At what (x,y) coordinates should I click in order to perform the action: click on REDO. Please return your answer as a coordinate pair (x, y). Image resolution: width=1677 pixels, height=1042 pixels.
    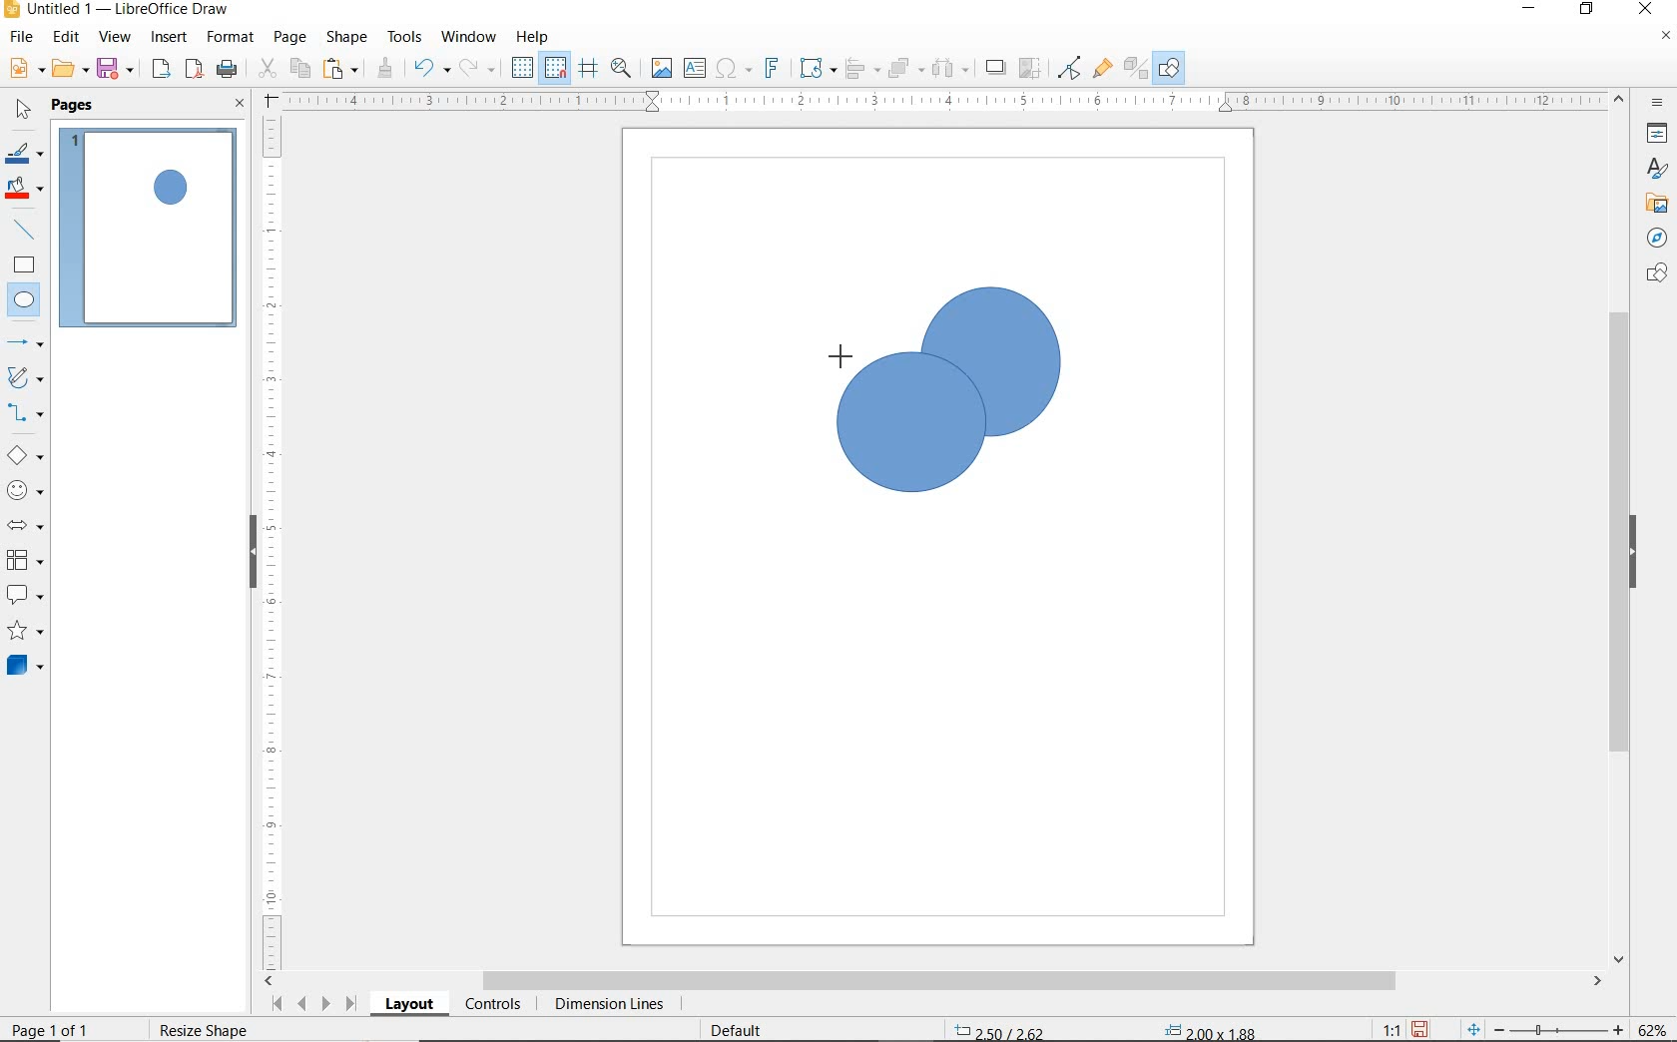
    Looking at the image, I should click on (478, 69).